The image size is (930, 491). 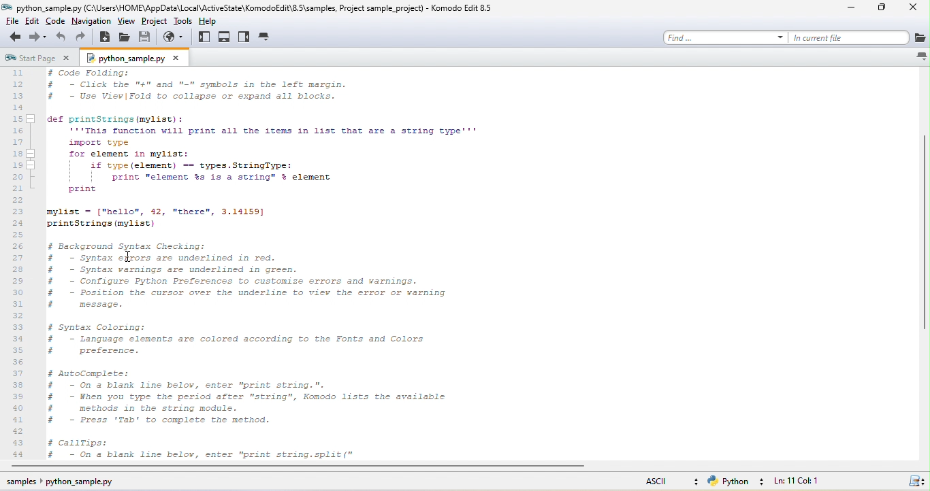 I want to click on in current file, so click(x=860, y=37).